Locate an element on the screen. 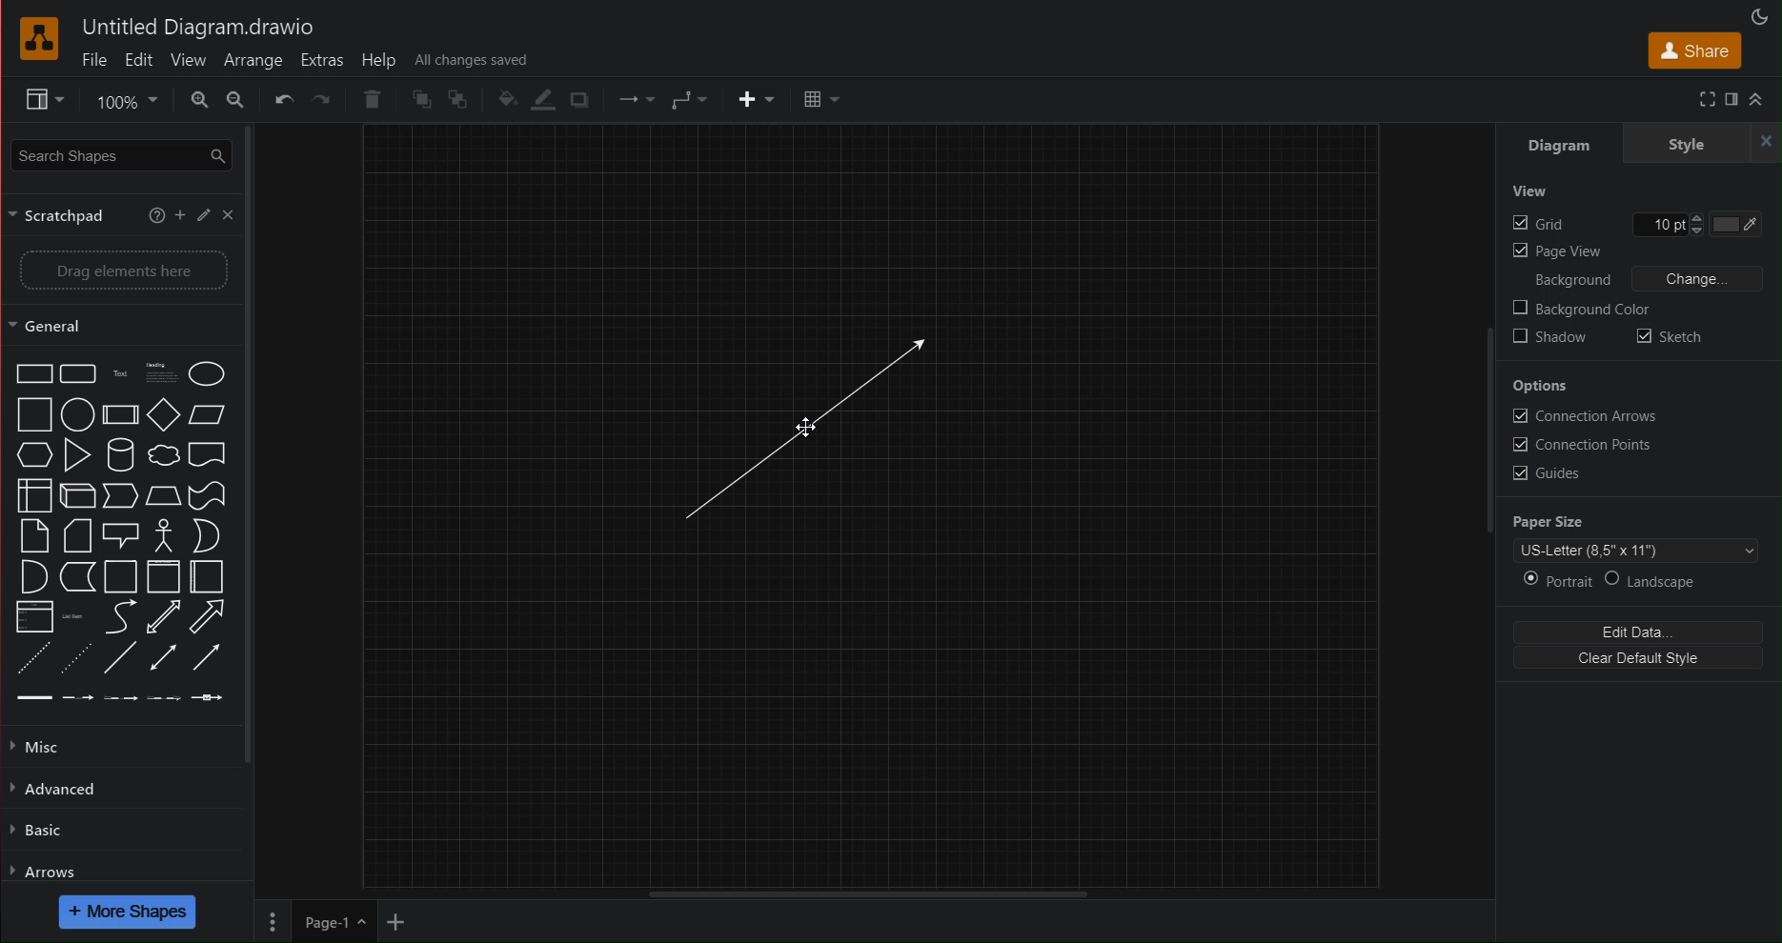 The width and height of the screenshot is (1782, 943). Misc is located at coordinates (44, 746).